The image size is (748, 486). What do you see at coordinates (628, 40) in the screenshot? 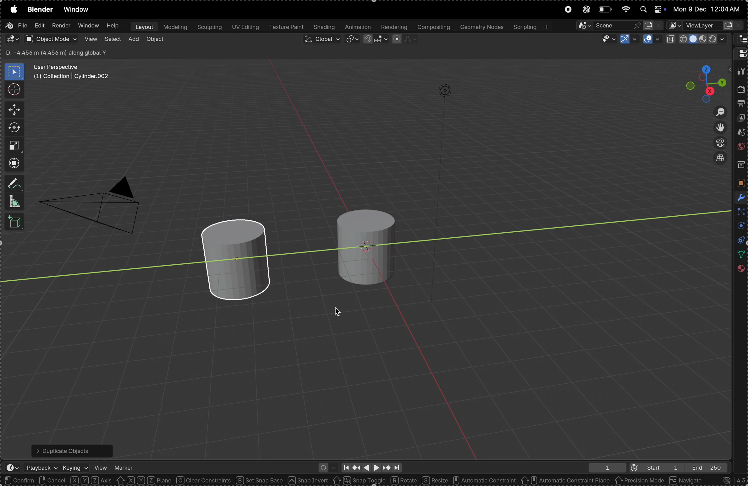
I see `show gimzo` at bounding box center [628, 40].